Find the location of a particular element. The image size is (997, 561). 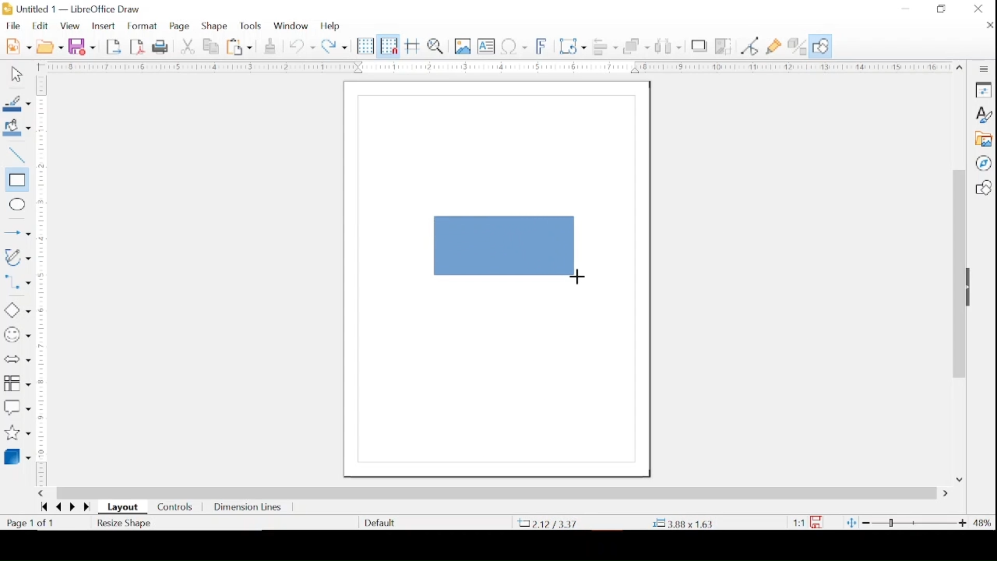

insert image is located at coordinates (464, 46).